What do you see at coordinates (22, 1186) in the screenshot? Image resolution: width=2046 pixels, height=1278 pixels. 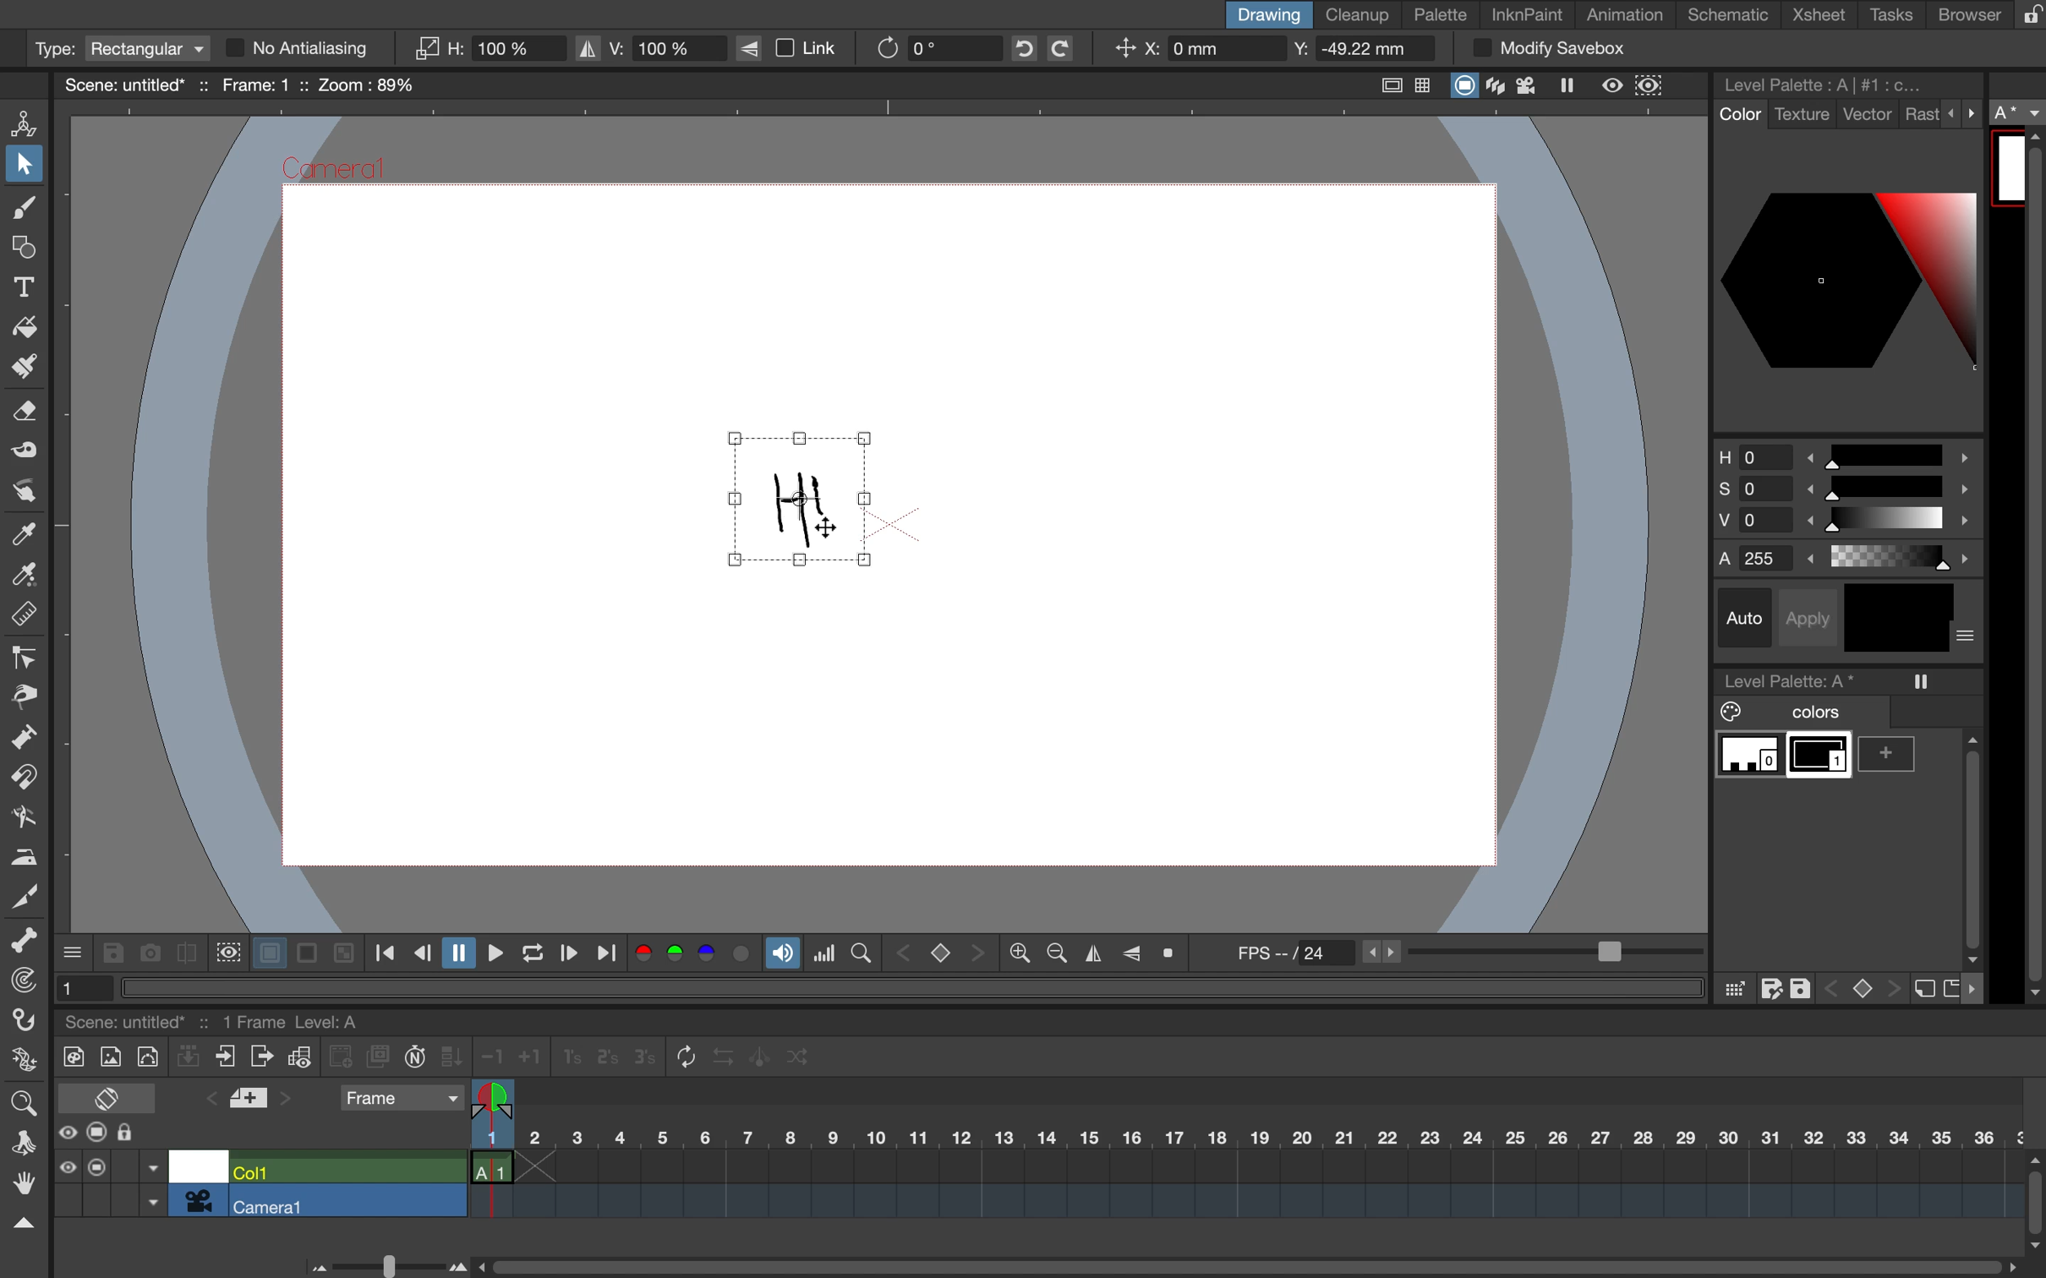 I see `hand tool` at bounding box center [22, 1186].